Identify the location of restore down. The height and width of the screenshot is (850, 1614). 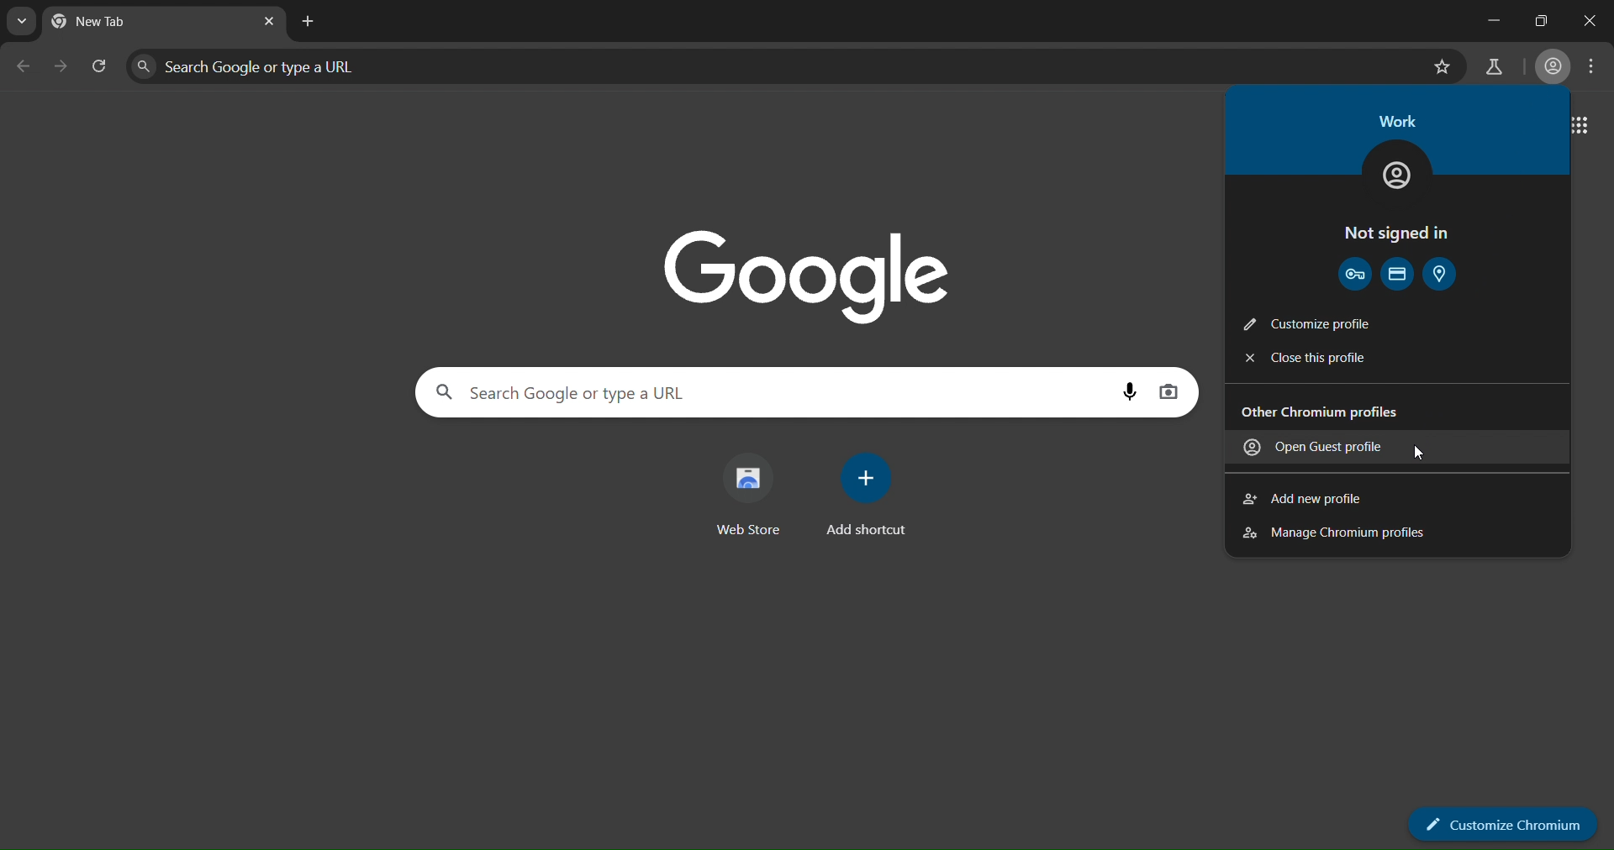
(1543, 23).